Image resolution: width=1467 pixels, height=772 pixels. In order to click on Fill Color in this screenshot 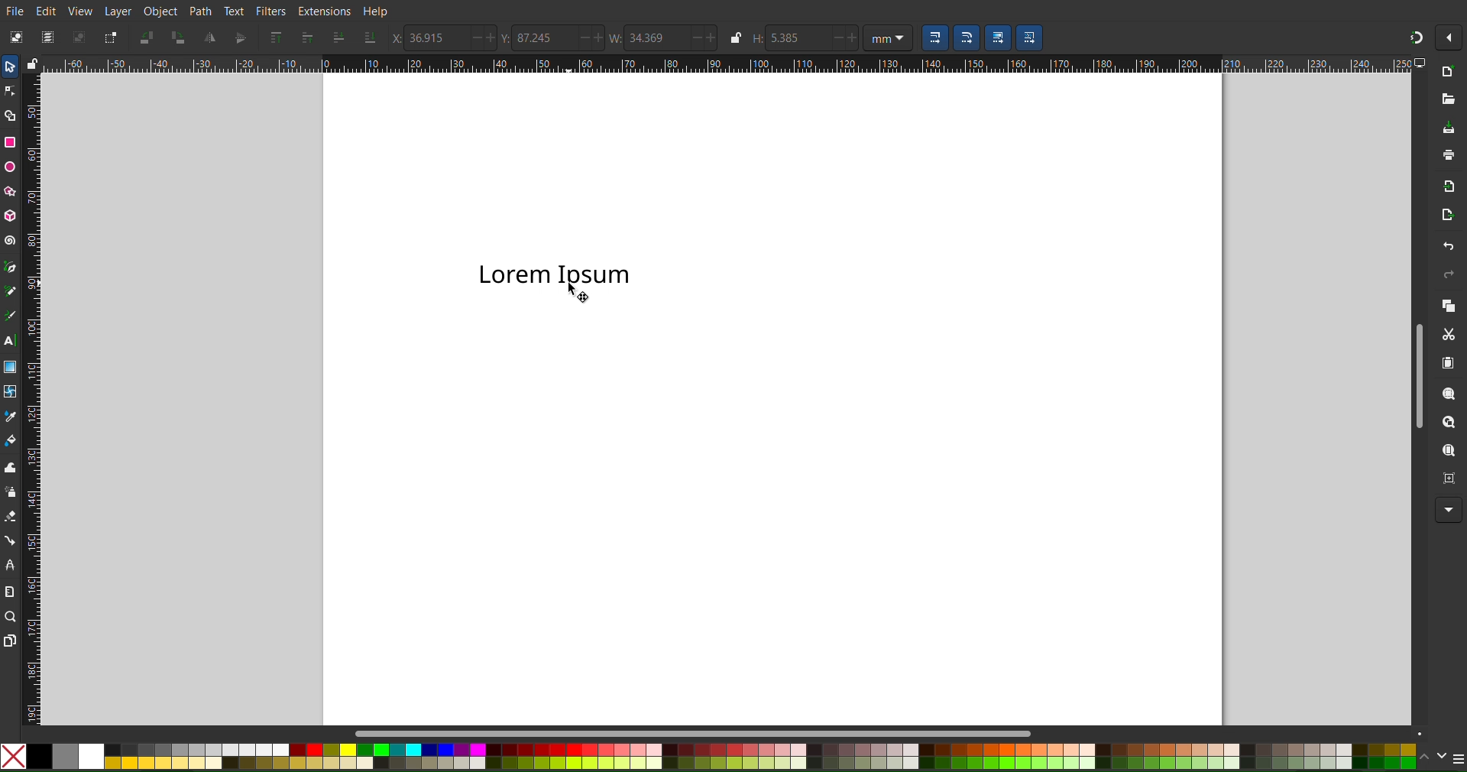, I will do `click(11, 440)`.